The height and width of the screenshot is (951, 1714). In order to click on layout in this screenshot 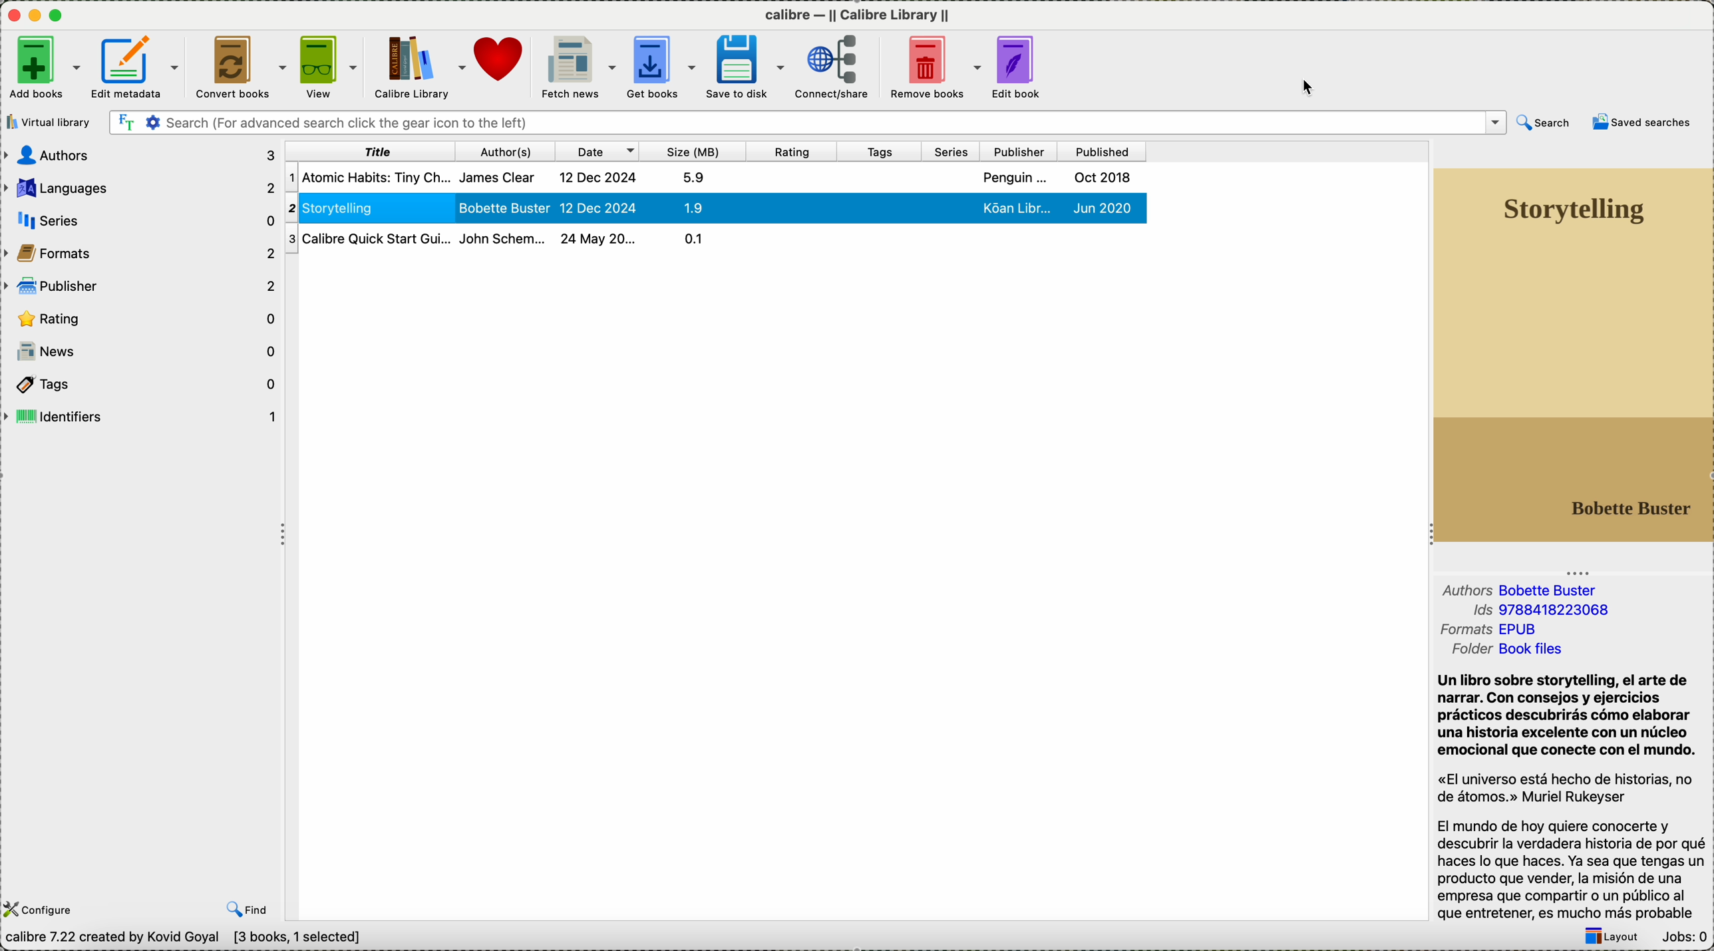, I will do `click(1608, 936)`.